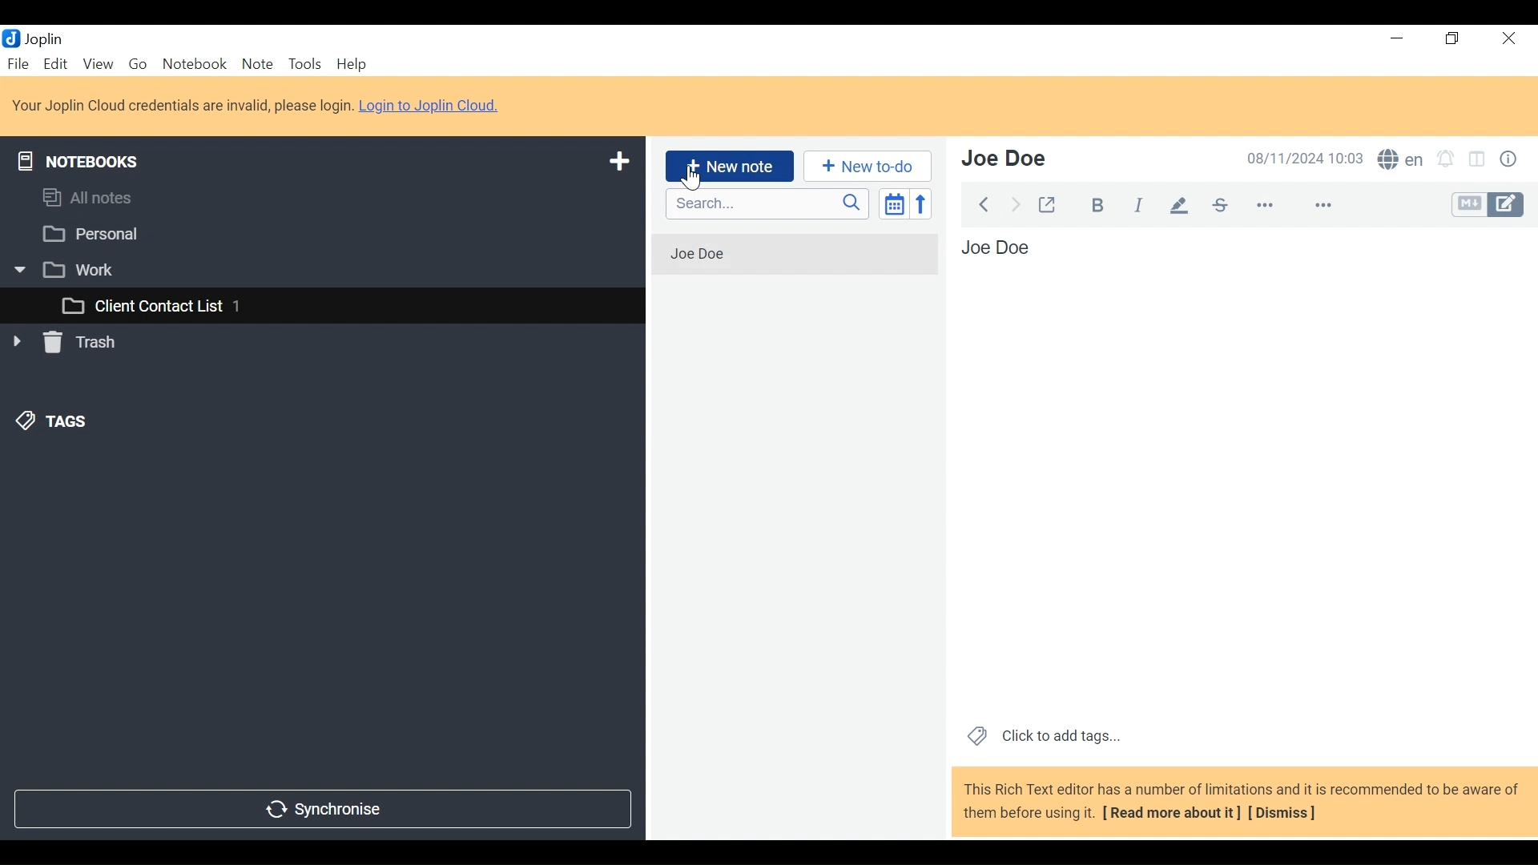 The image size is (1538, 865). What do you see at coordinates (1239, 803) in the screenshot?
I see `This Rich Text editor has a number of limitations and it is recommended to be aware before using it. (Read more about it) (Dismiss)` at bounding box center [1239, 803].